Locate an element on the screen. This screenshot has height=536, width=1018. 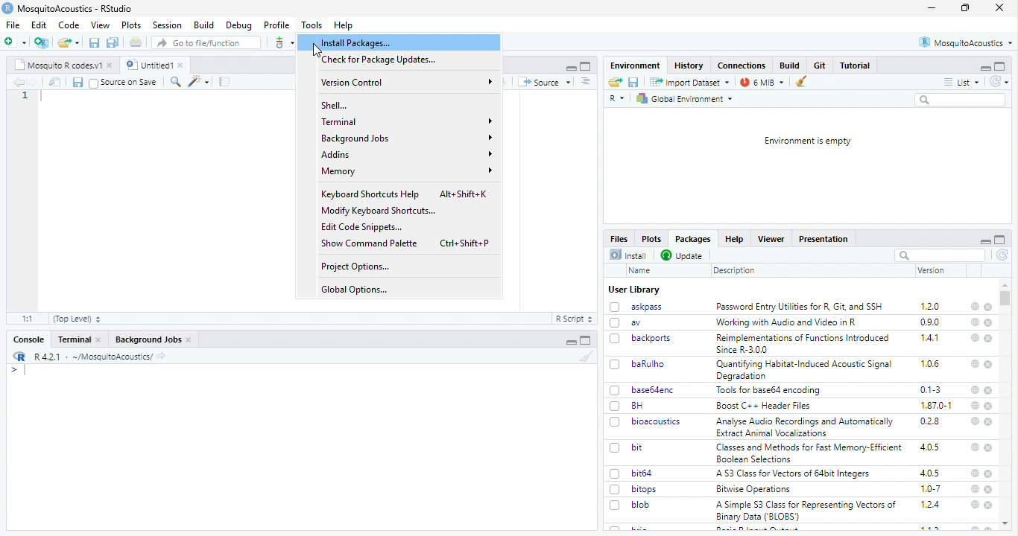
Packages is located at coordinates (694, 239).